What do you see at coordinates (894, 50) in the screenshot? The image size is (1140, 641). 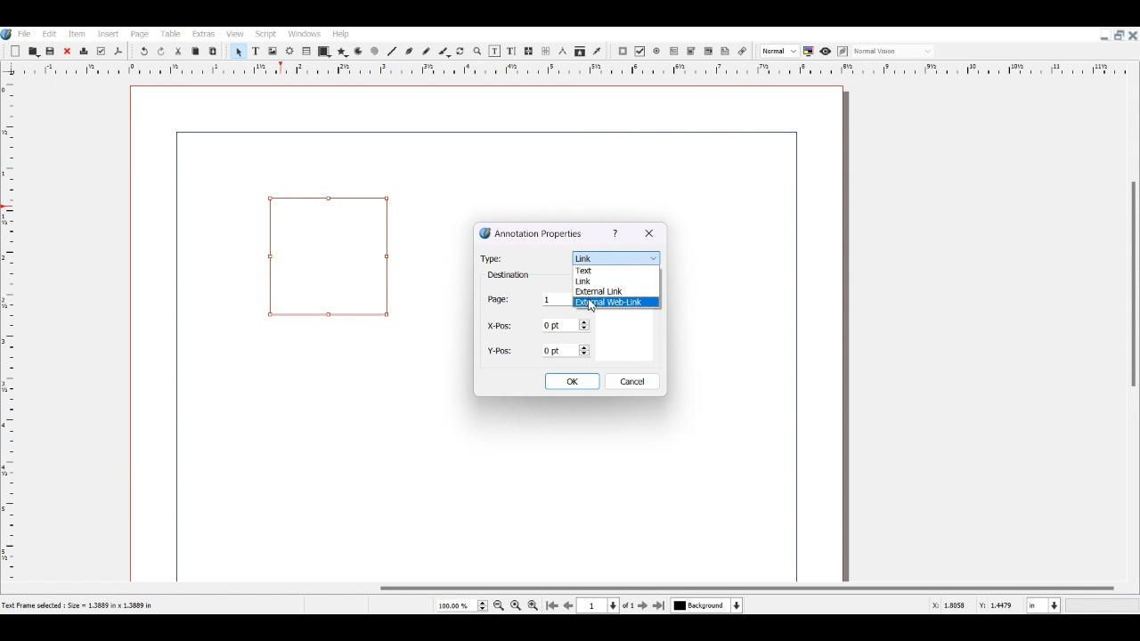 I see `Select the visual appearance on display` at bounding box center [894, 50].